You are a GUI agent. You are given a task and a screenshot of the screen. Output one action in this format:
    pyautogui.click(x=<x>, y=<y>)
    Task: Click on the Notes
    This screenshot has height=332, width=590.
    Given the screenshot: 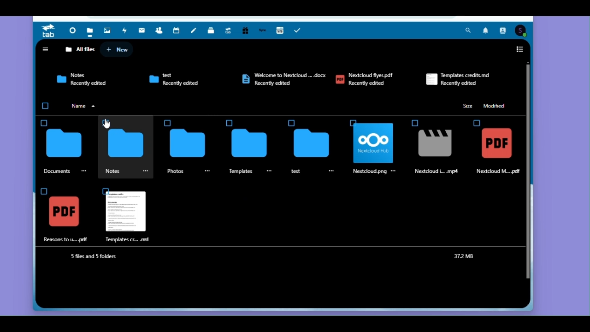 What is the action you would take?
    pyautogui.click(x=113, y=171)
    